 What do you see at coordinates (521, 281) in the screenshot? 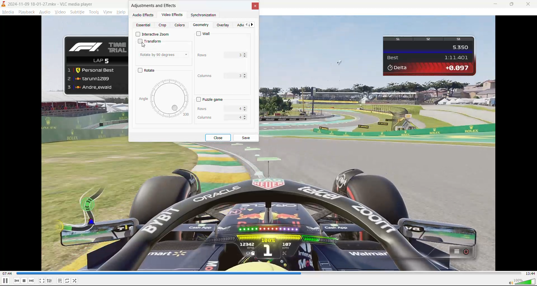
I see `volume` at bounding box center [521, 281].